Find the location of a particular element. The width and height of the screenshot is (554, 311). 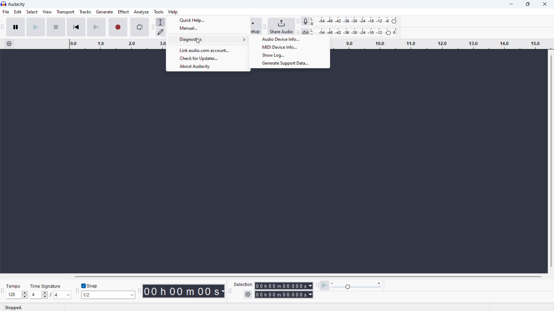

set tempo is located at coordinates (17, 295).